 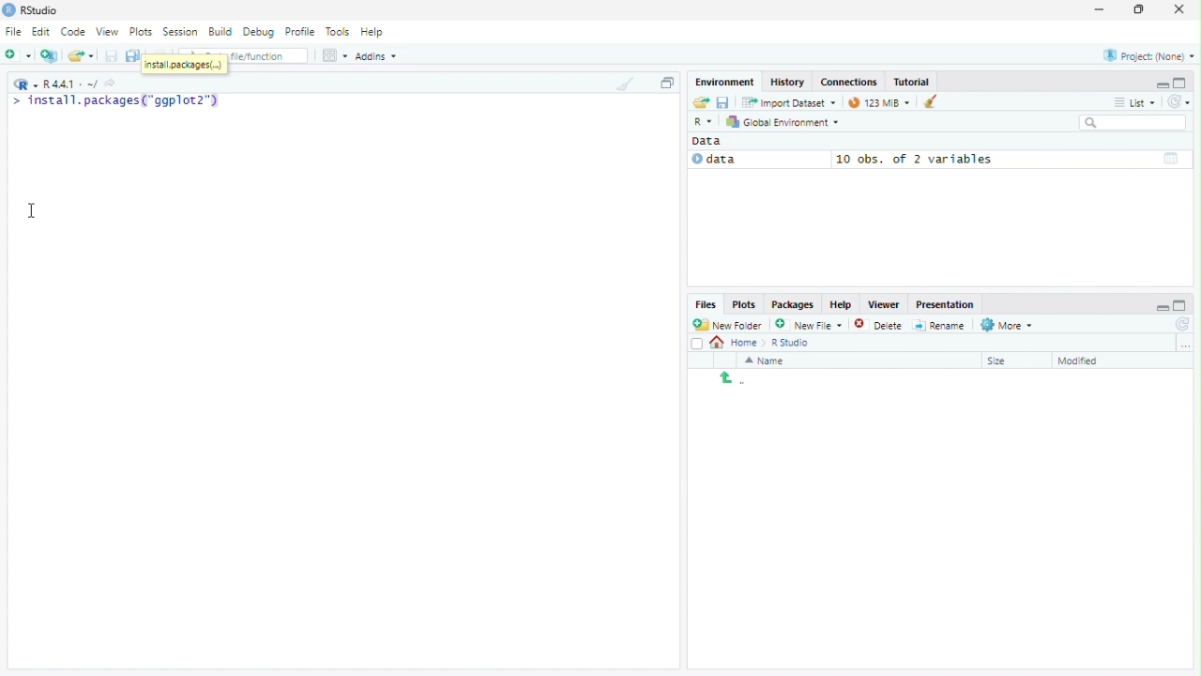 I want to click on Logo, so click(x=8, y=10).